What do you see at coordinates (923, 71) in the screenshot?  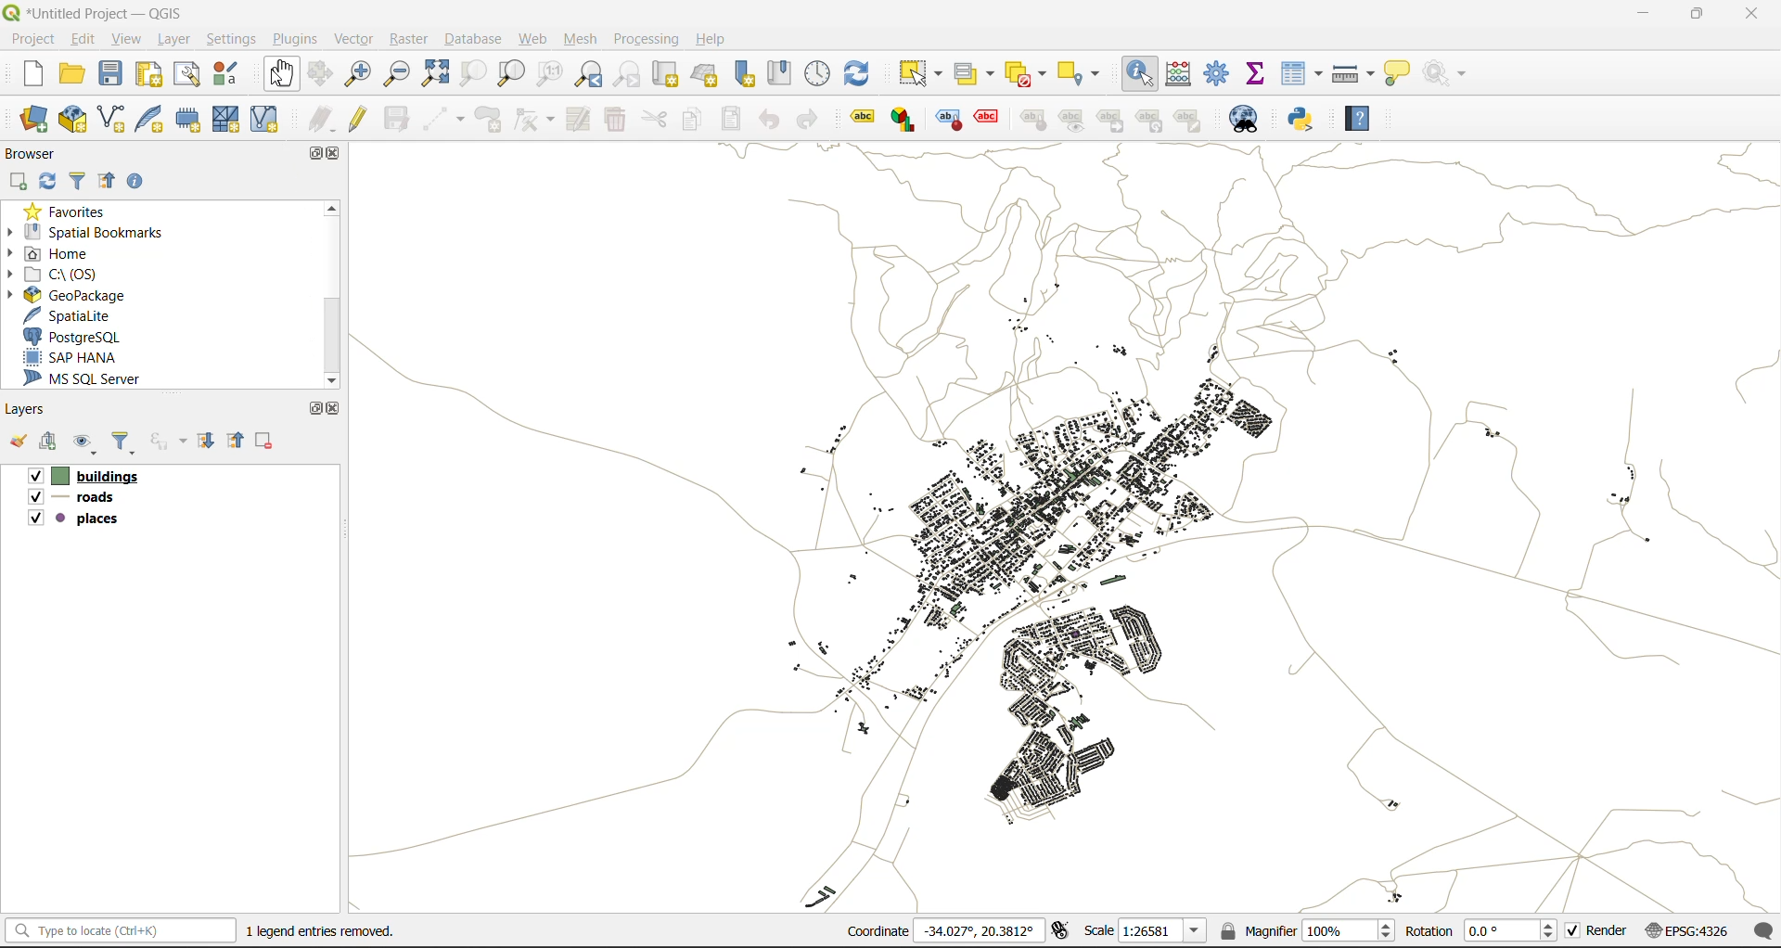 I see `select` at bounding box center [923, 71].